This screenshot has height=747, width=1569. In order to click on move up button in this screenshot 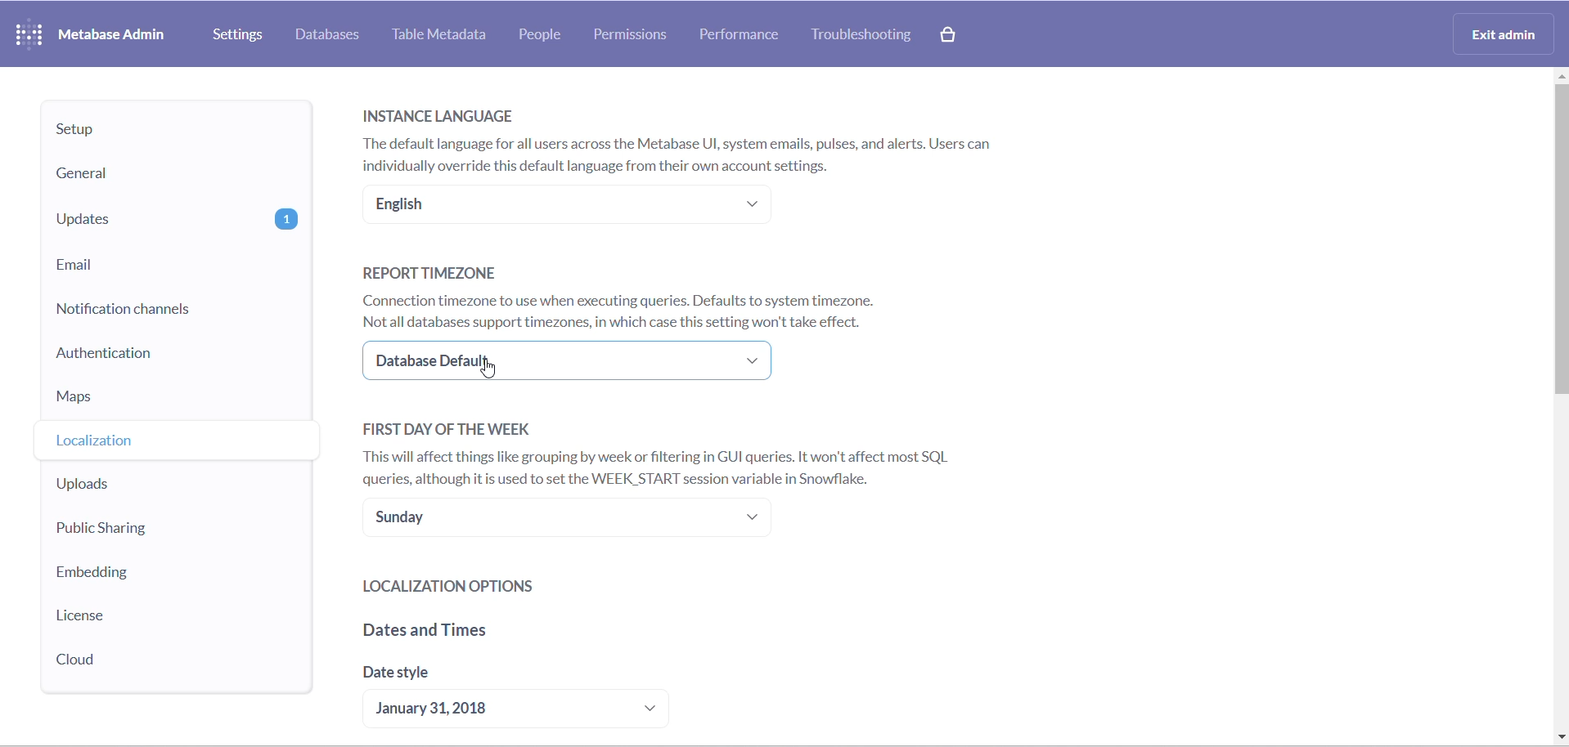, I will do `click(1559, 79)`.